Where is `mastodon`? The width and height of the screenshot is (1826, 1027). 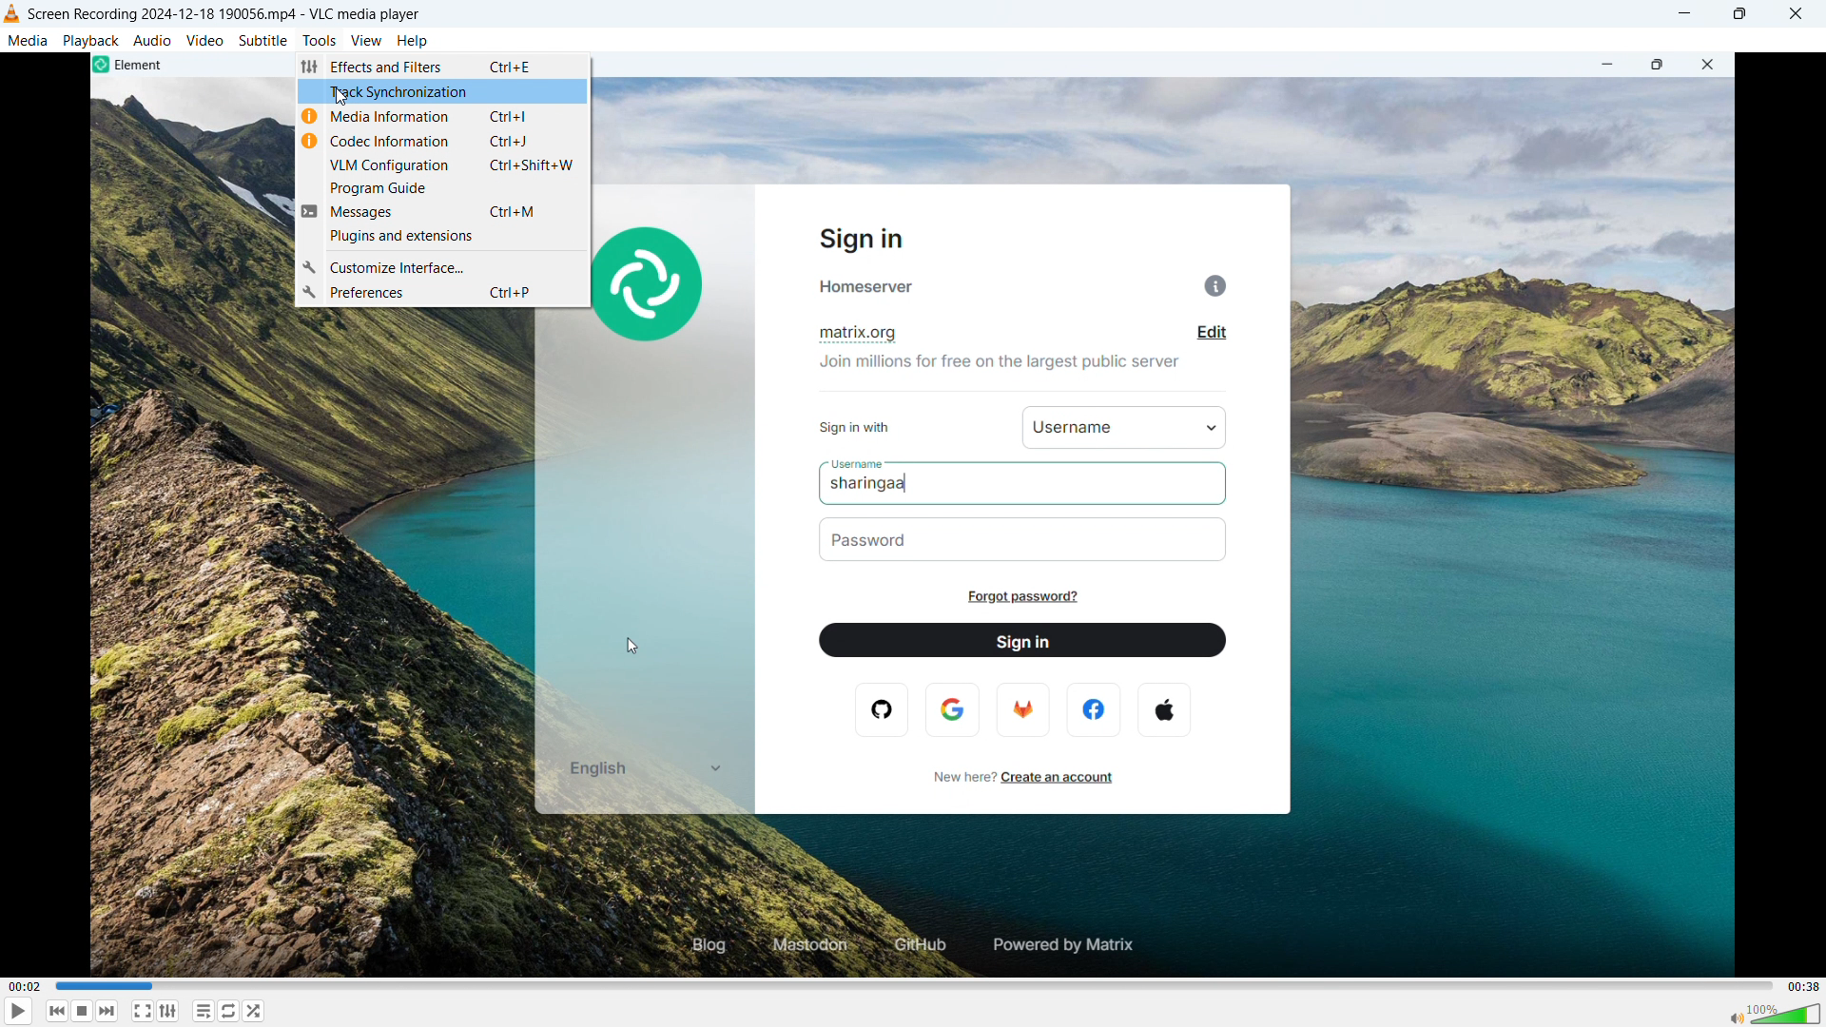
mastodon is located at coordinates (808, 941).